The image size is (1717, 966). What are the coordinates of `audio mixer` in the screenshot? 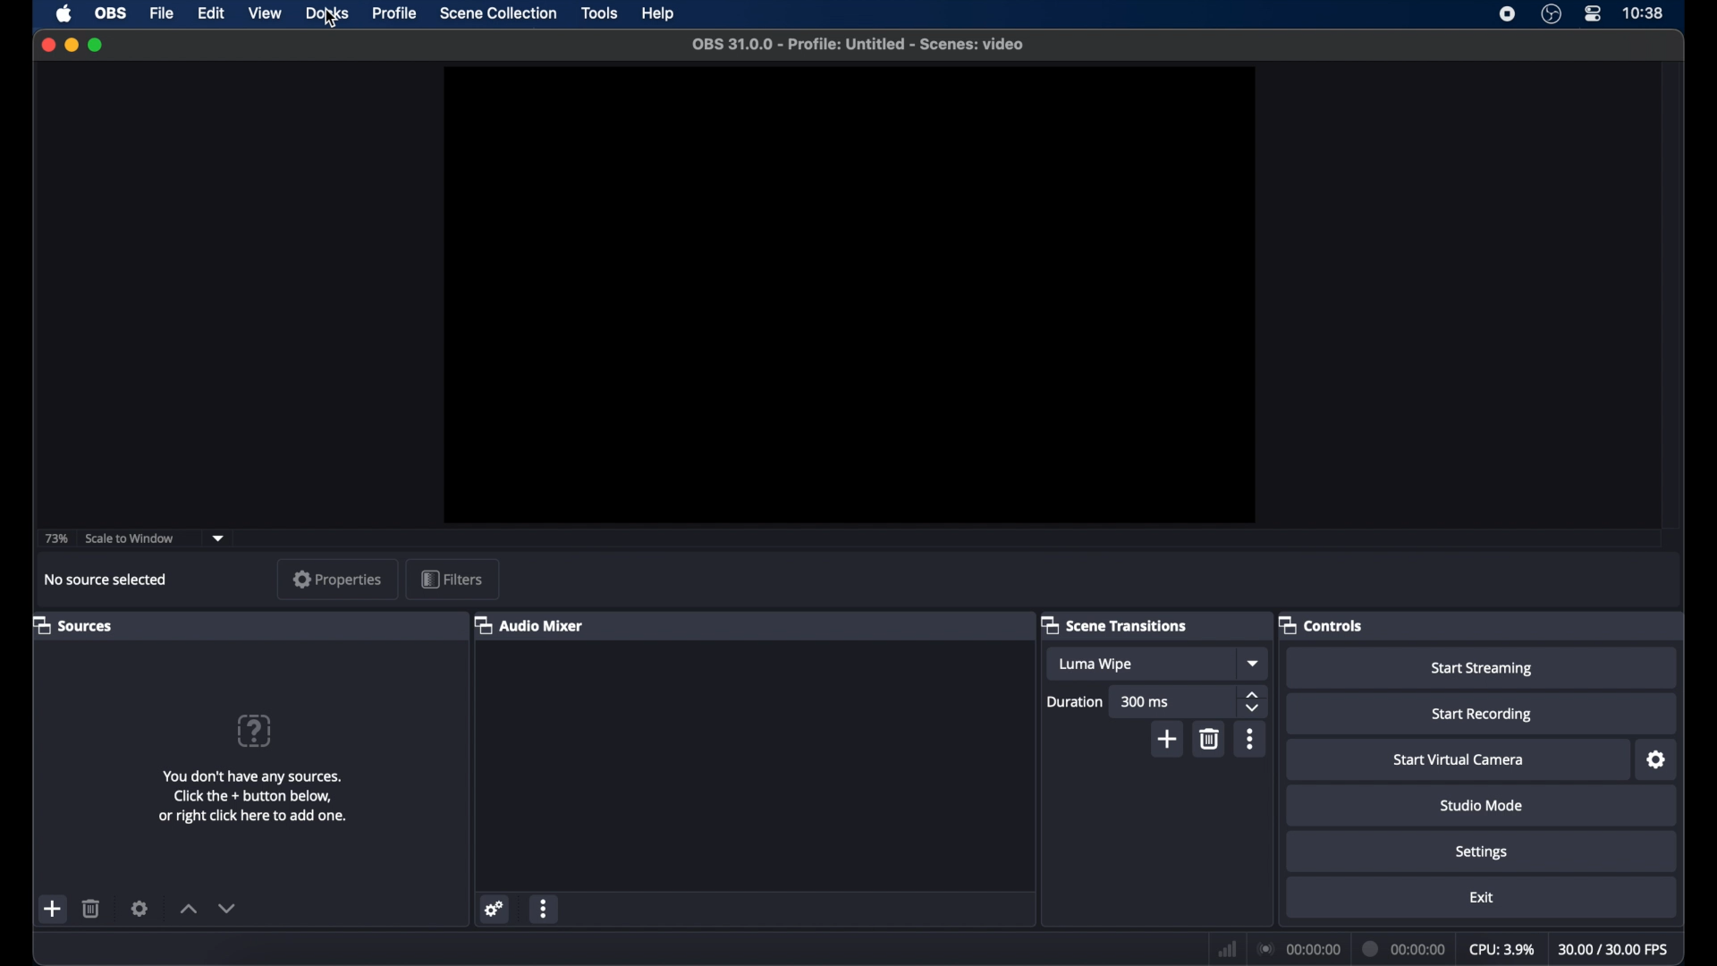 It's located at (528, 624).